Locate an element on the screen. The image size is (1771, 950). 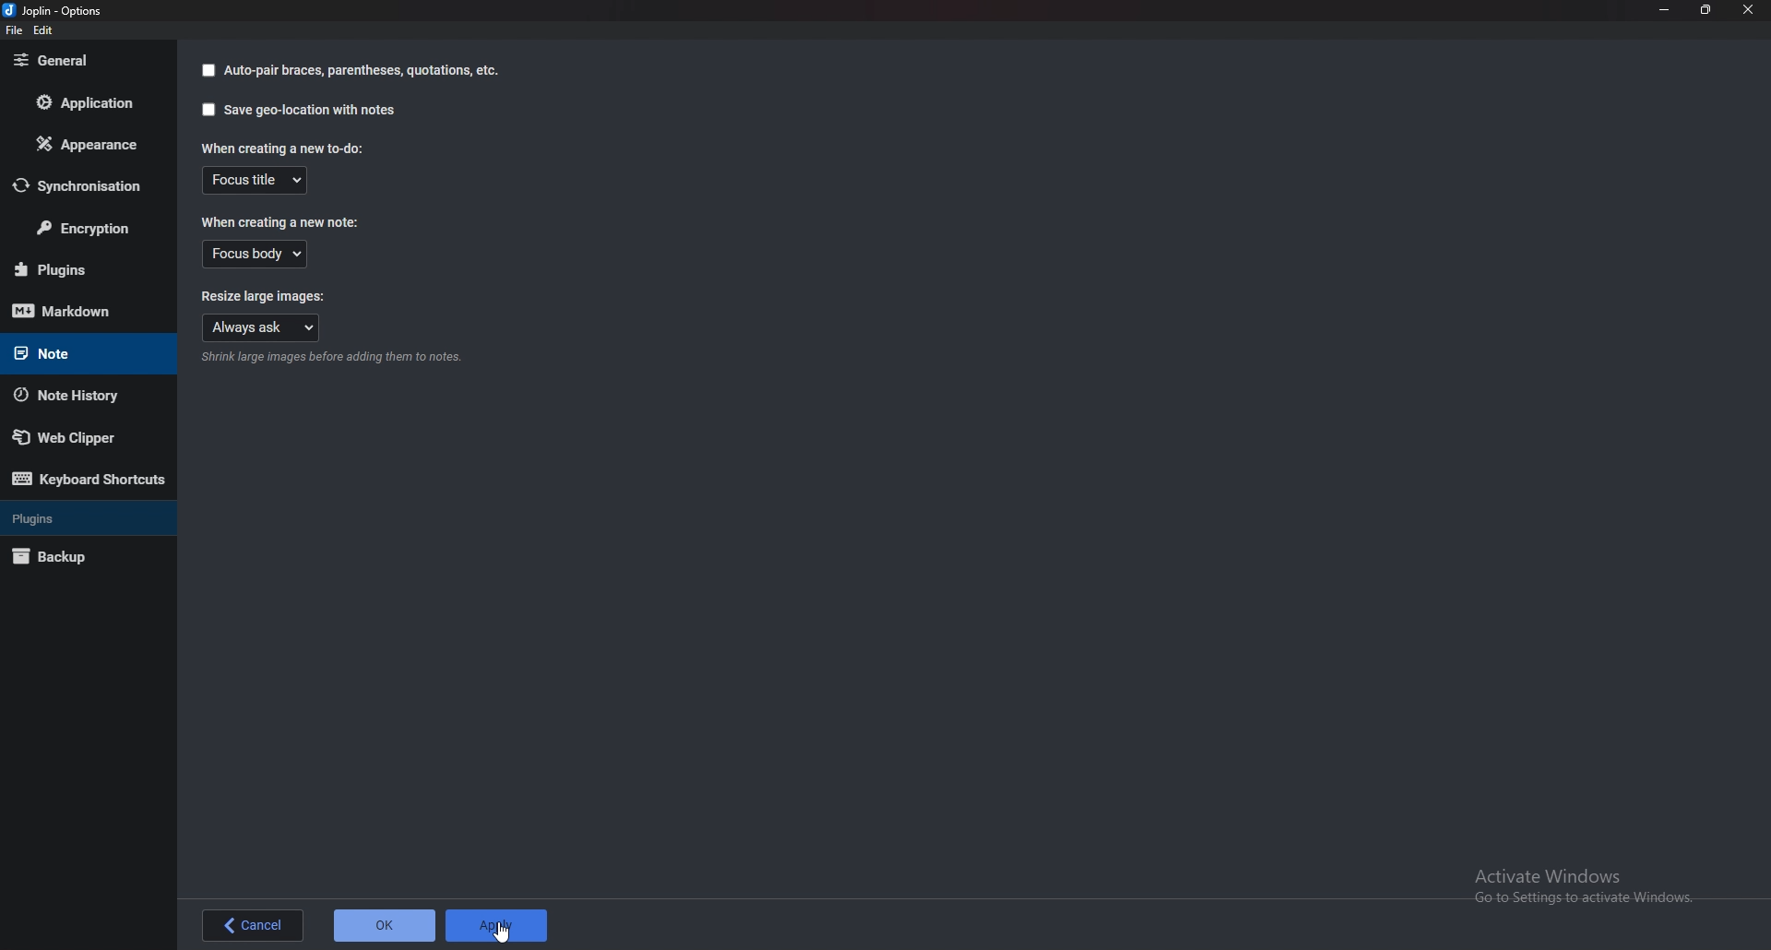
Apply is located at coordinates (498, 925).